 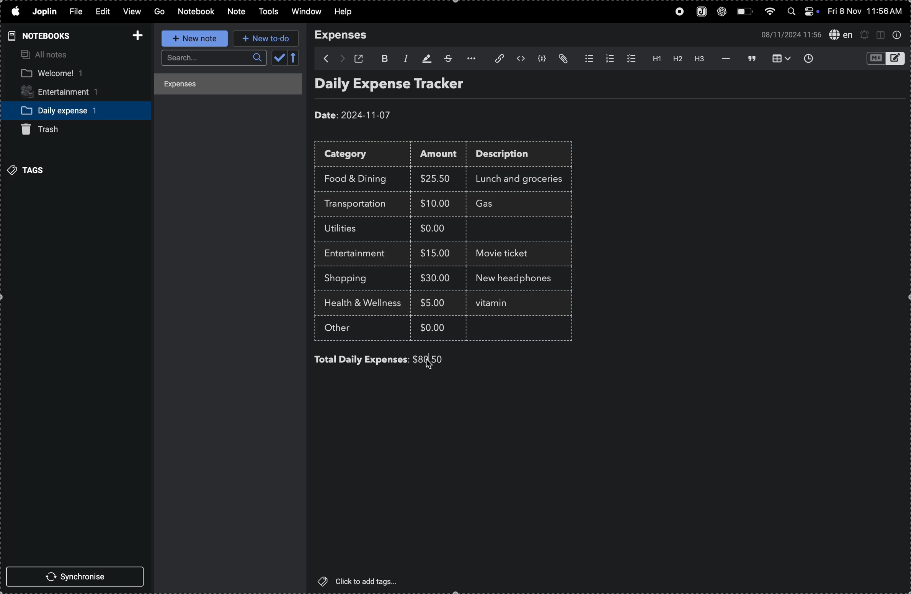 What do you see at coordinates (469, 59) in the screenshot?
I see `options` at bounding box center [469, 59].